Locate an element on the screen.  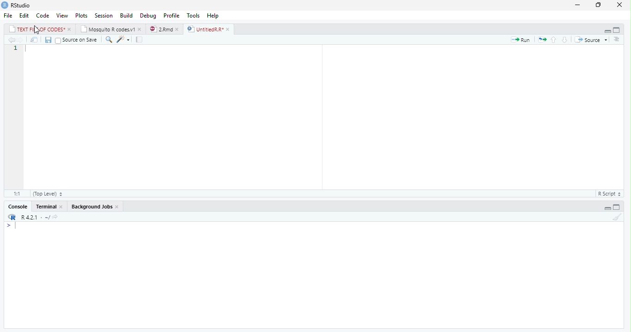
Go to next section is located at coordinates (565, 40).